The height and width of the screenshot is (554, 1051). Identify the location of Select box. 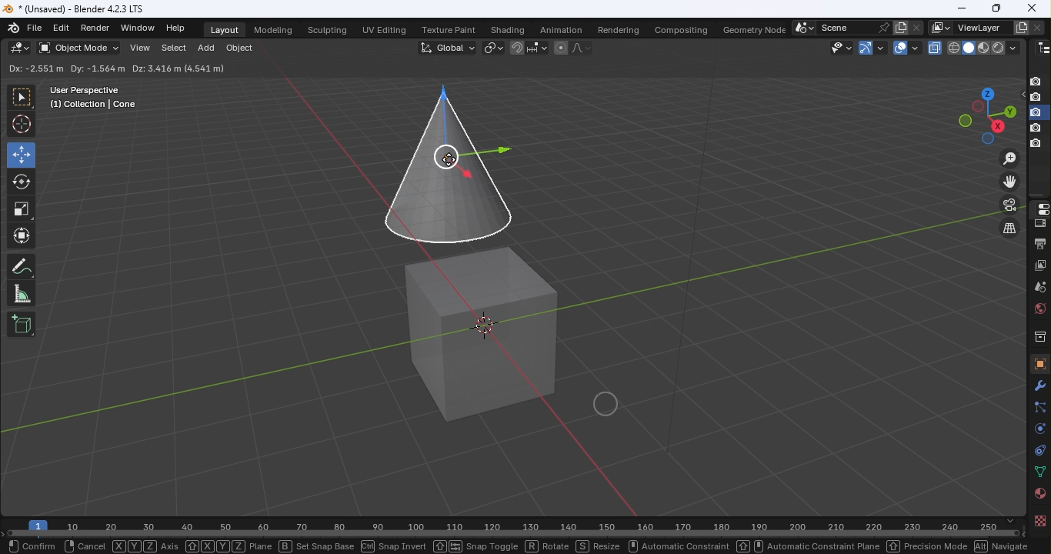
(21, 98).